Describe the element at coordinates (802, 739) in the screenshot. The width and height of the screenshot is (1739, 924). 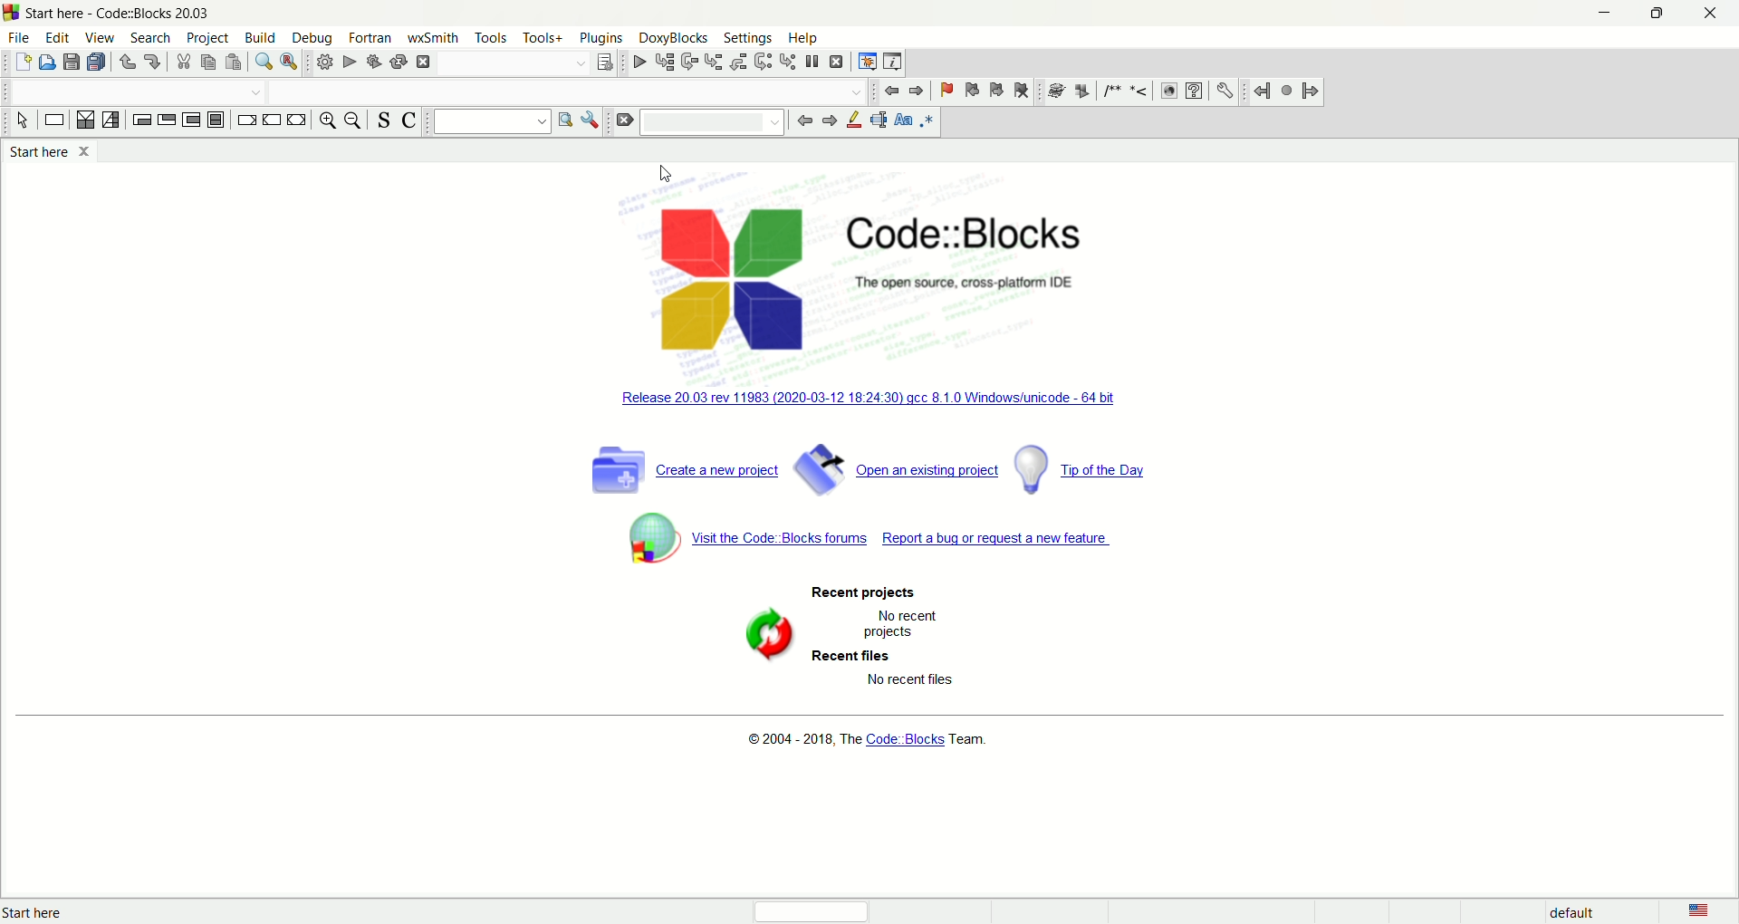
I see `text` at that location.